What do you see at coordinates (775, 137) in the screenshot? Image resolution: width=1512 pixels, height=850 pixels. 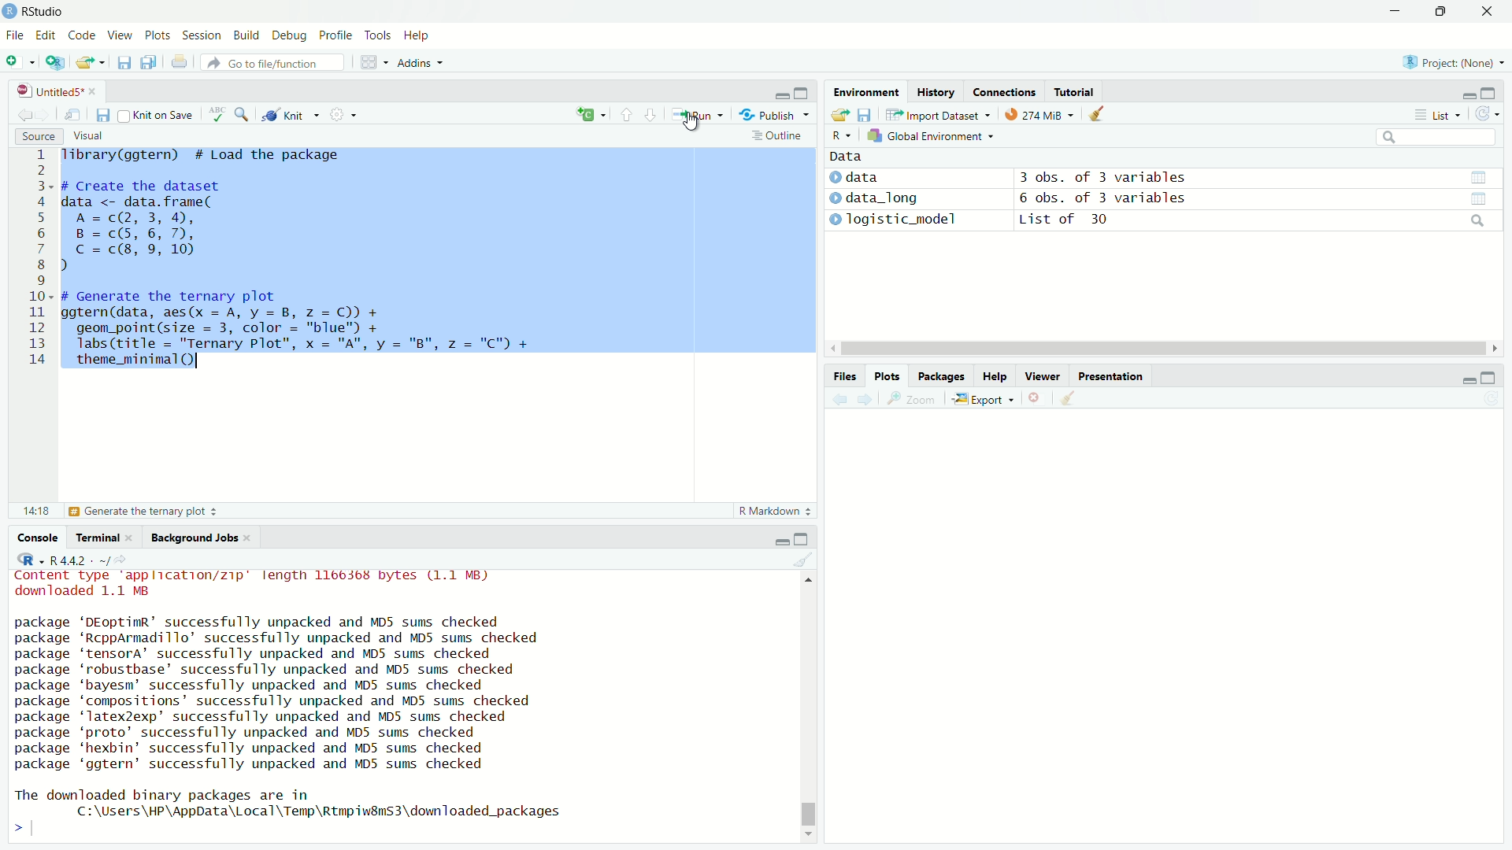 I see `: Outline` at bounding box center [775, 137].